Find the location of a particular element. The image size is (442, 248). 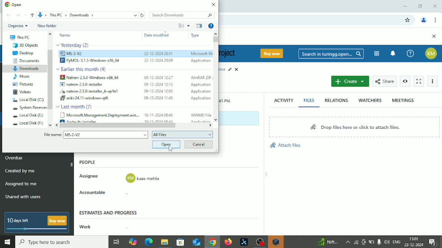

More is located at coordinates (347, 242).